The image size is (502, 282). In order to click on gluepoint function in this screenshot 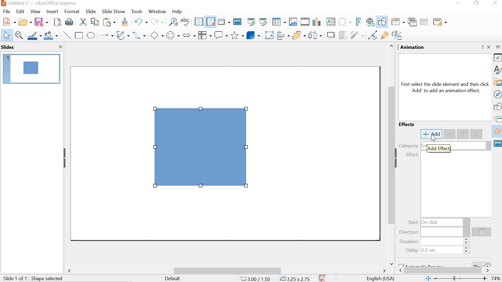, I will do `click(384, 35)`.